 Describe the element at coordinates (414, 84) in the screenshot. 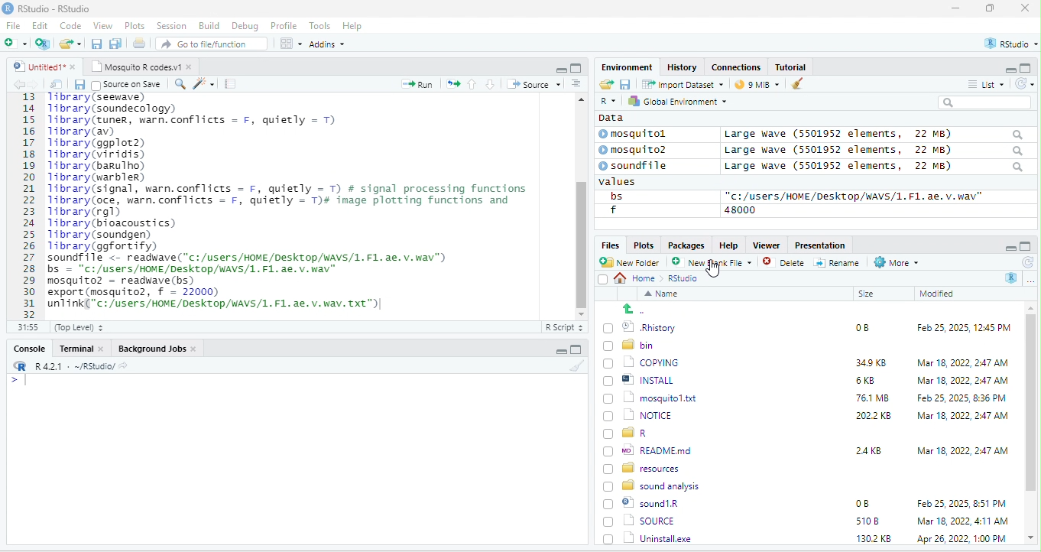

I see `Run` at that location.